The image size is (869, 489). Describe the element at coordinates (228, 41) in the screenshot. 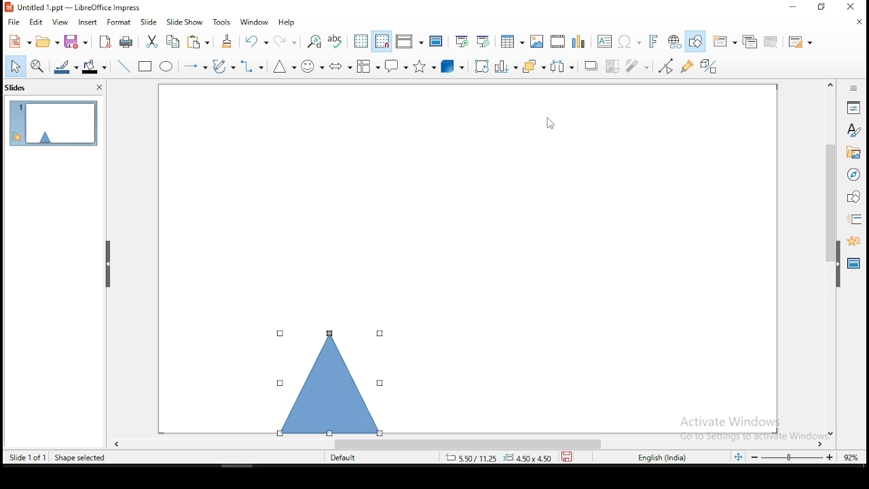

I see `paste` at that location.